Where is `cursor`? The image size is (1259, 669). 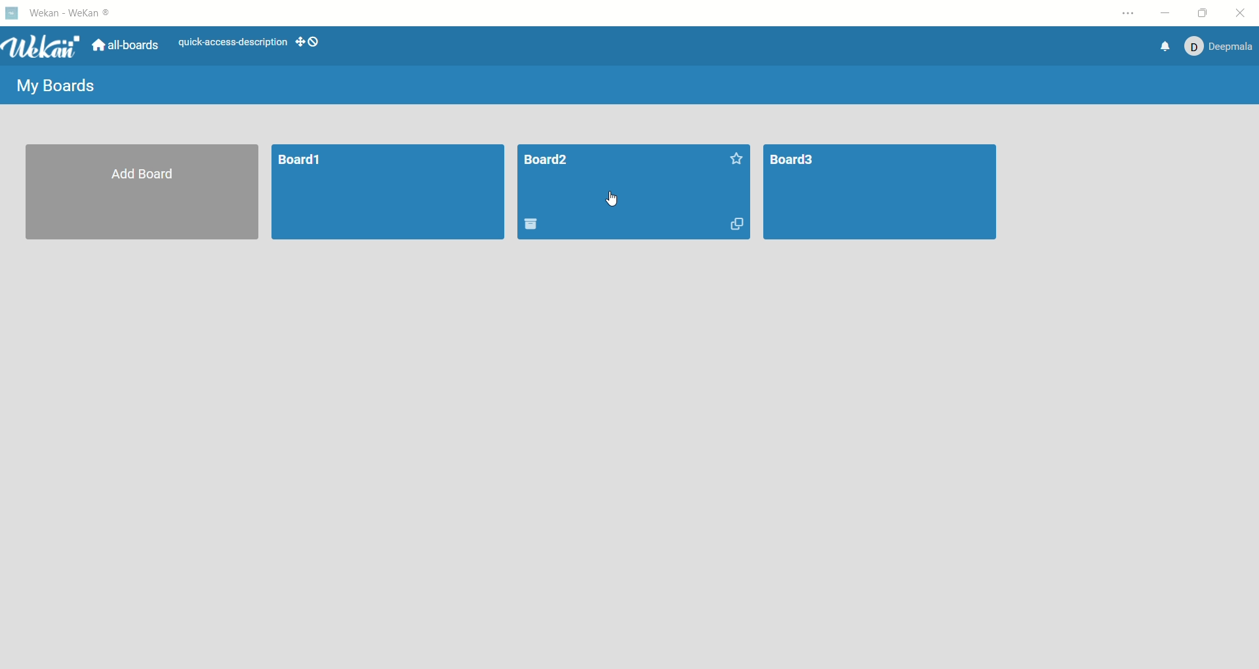
cursor is located at coordinates (607, 198).